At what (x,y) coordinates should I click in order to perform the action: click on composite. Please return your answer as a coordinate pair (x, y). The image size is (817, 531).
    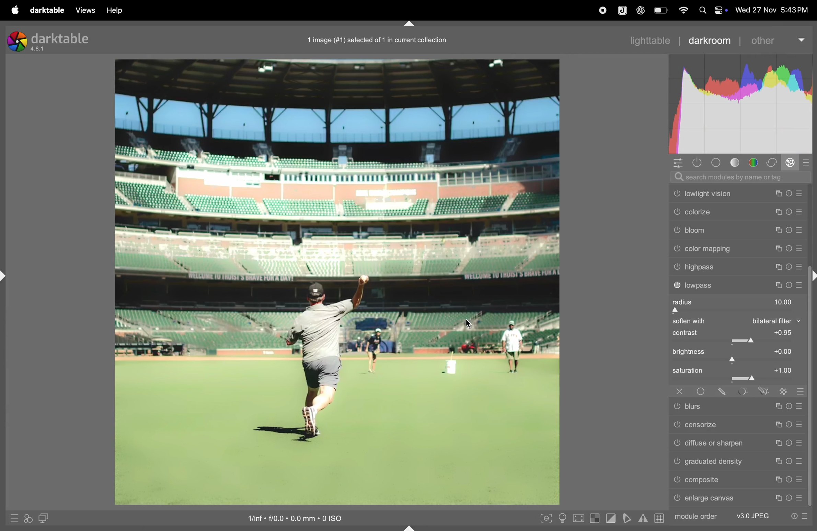
    Looking at the image, I should click on (739, 480).